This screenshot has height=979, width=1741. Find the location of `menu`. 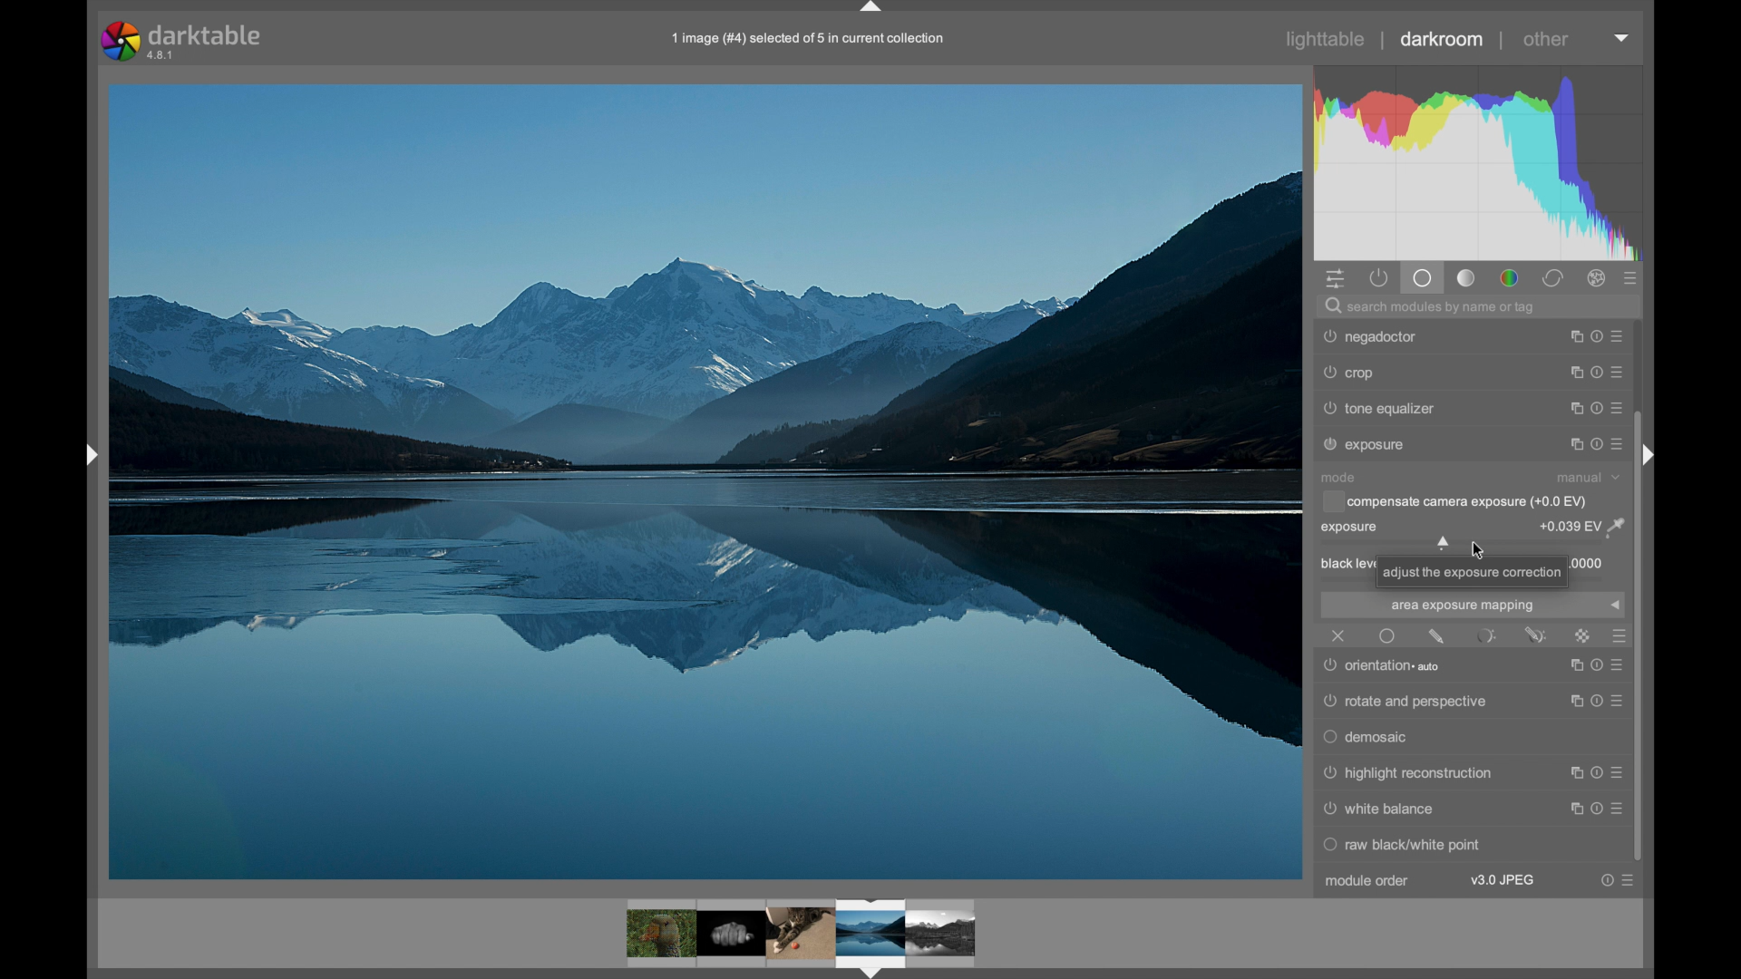

menu is located at coordinates (1595, 703).